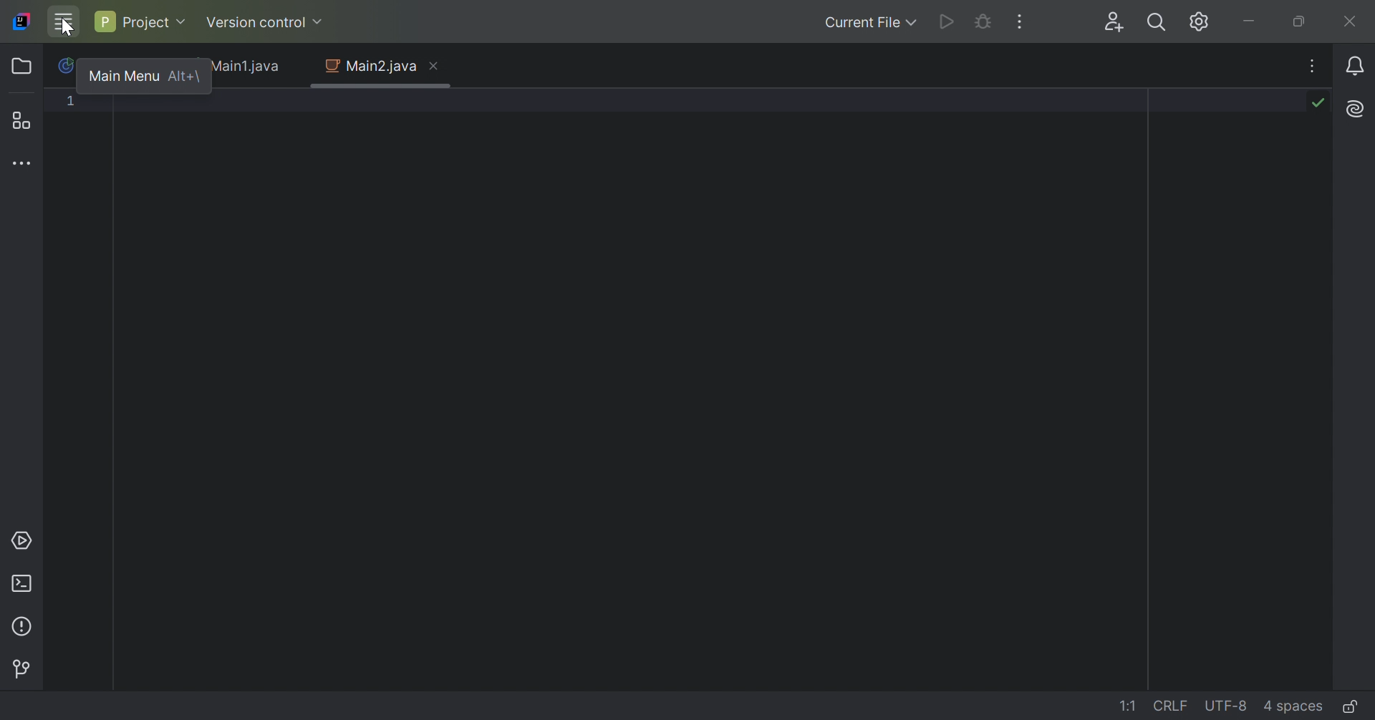  I want to click on Notifications, so click(1358, 65).